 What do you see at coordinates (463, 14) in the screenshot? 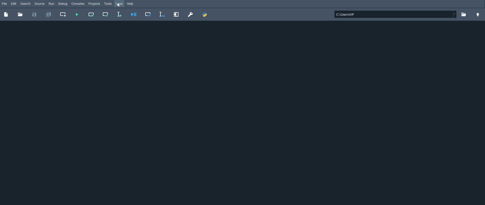
I see `Browse a working directory` at bounding box center [463, 14].